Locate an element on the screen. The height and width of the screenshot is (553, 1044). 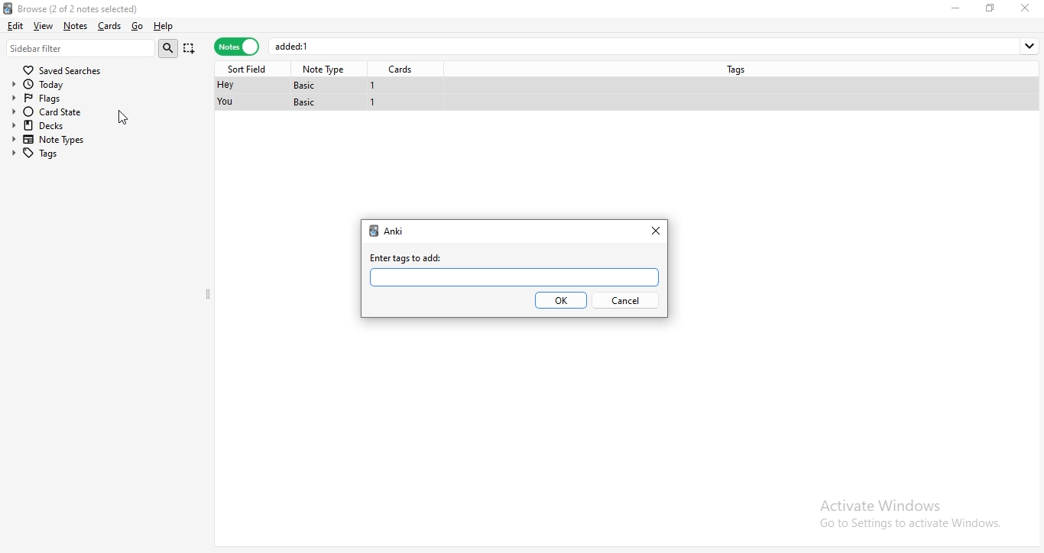
enter tags to add: is located at coordinates (407, 258).